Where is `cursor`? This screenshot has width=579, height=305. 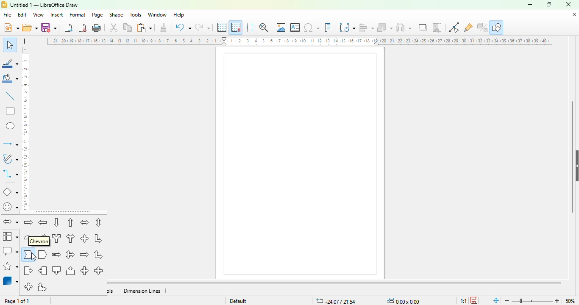 cursor is located at coordinates (33, 256).